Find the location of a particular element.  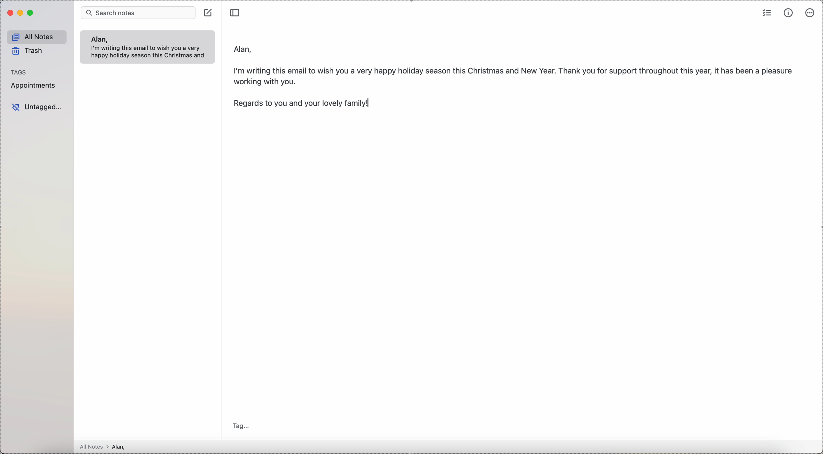

Alan, is located at coordinates (99, 39).